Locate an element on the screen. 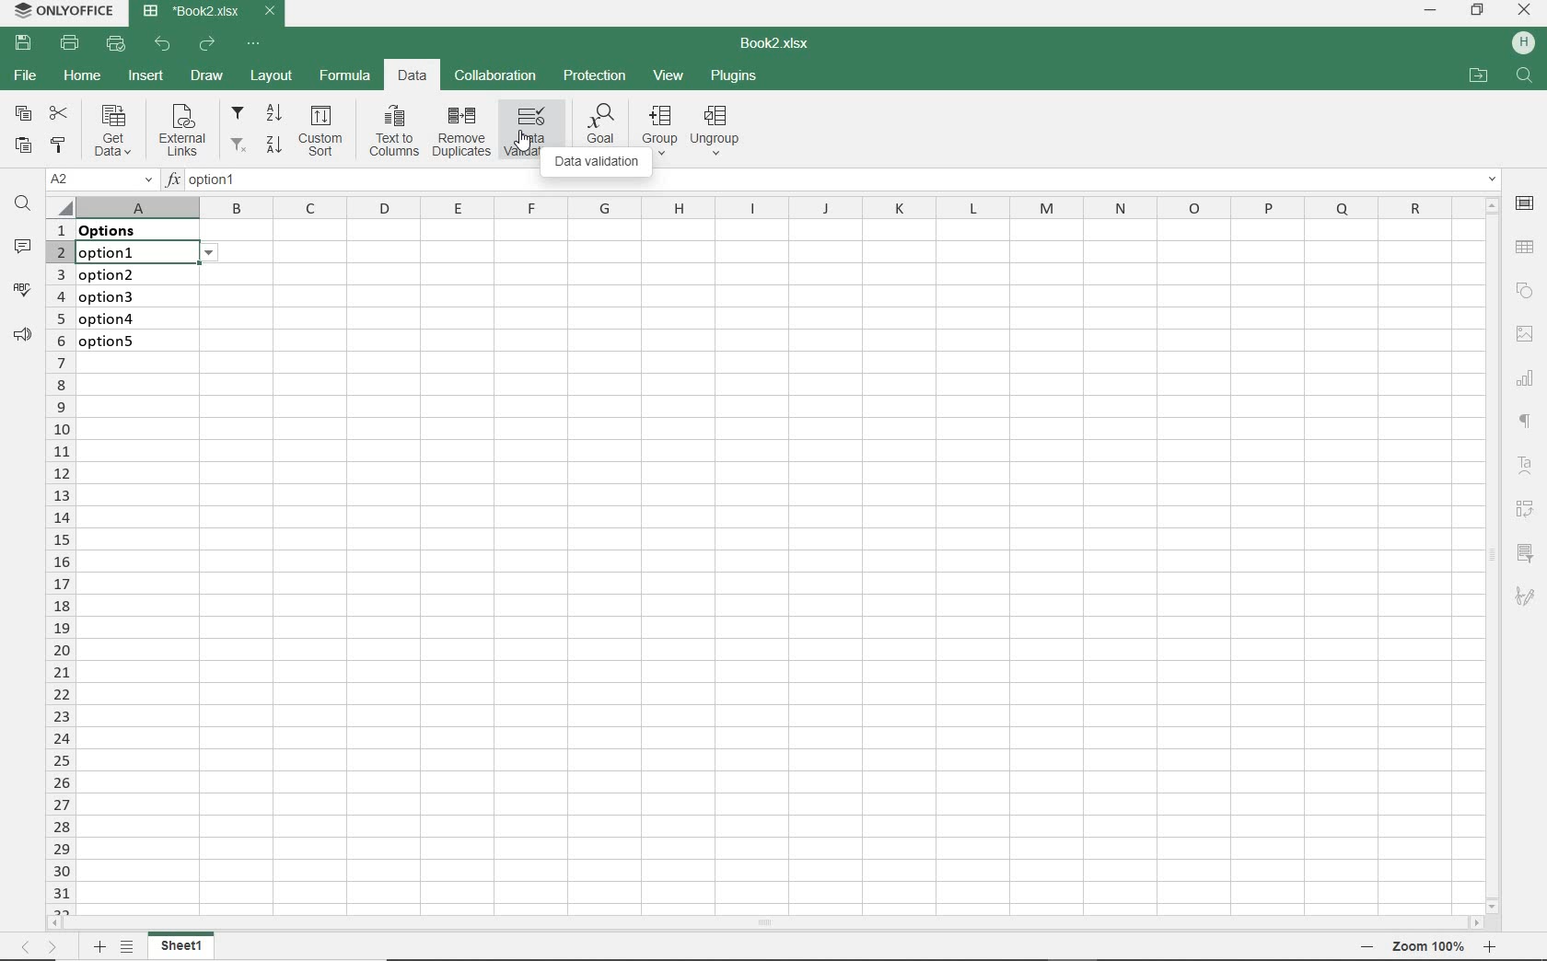 This screenshot has width=1547, height=961. filter from A to Z is located at coordinates (258, 113).